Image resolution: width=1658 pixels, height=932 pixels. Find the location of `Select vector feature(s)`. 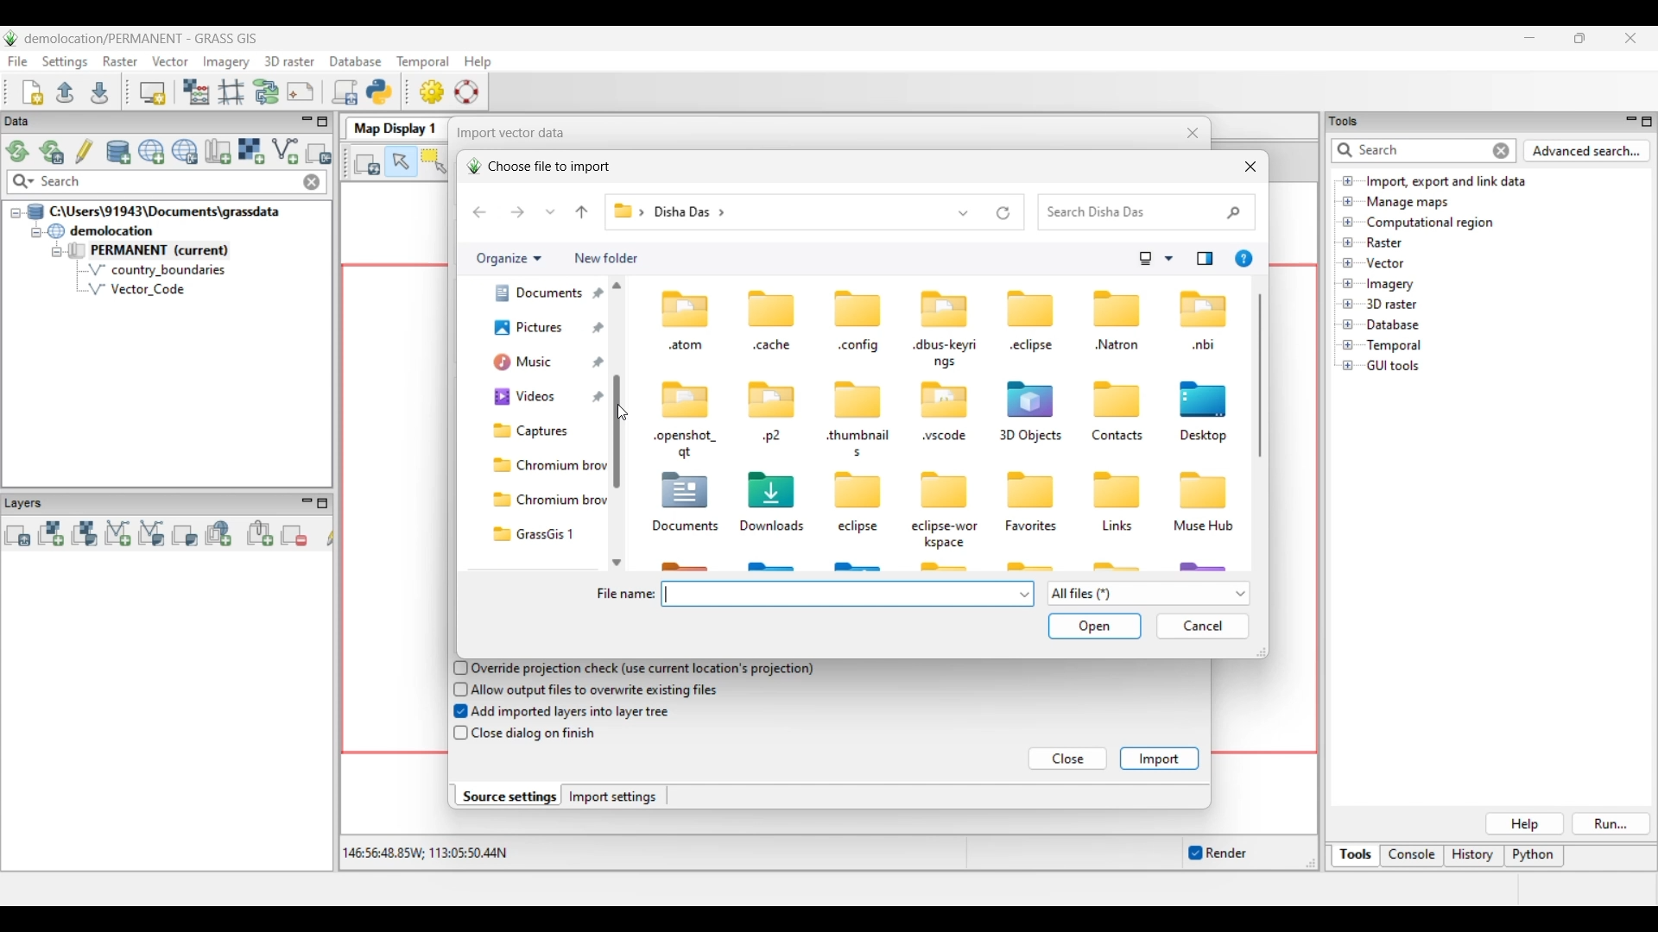

Select vector feature(s) is located at coordinates (433, 162).